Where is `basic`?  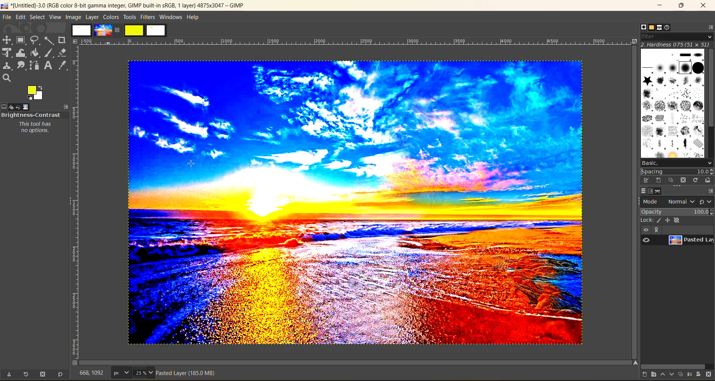
basic is located at coordinates (677, 163).